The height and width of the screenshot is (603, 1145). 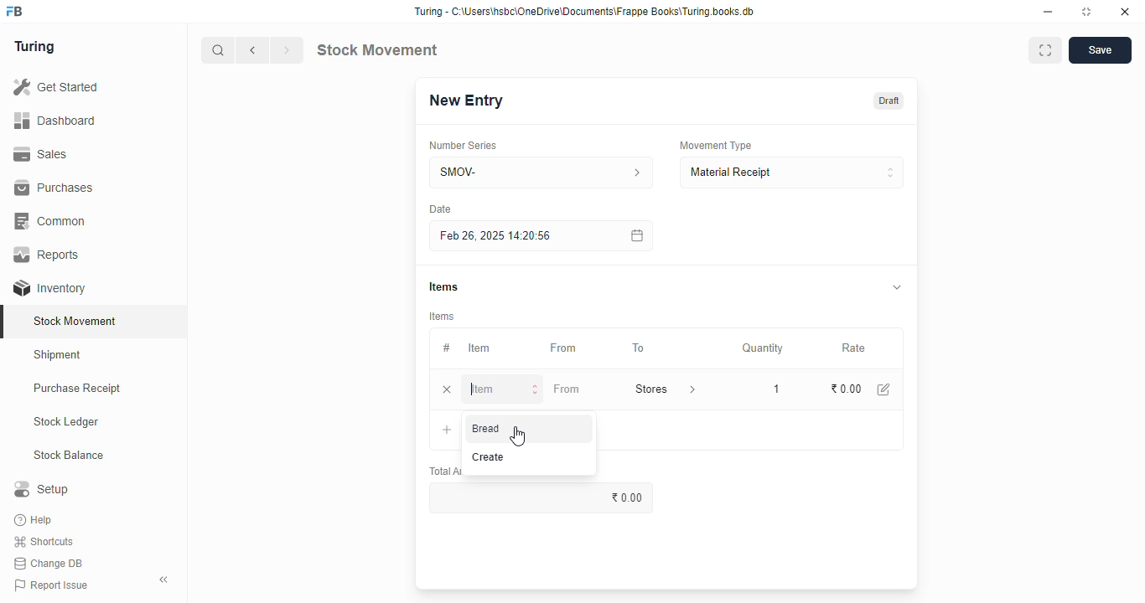 I want to click on rate, so click(x=854, y=348).